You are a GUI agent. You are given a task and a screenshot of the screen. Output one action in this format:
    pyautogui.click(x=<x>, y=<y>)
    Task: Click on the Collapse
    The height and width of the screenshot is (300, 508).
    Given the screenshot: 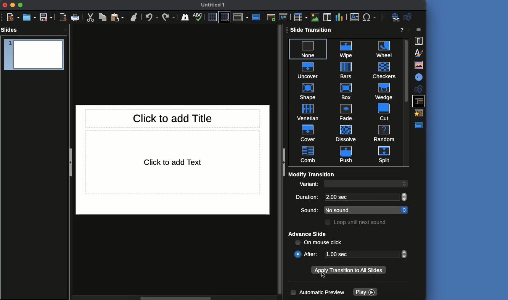 What is the action you would take?
    pyautogui.click(x=285, y=163)
    